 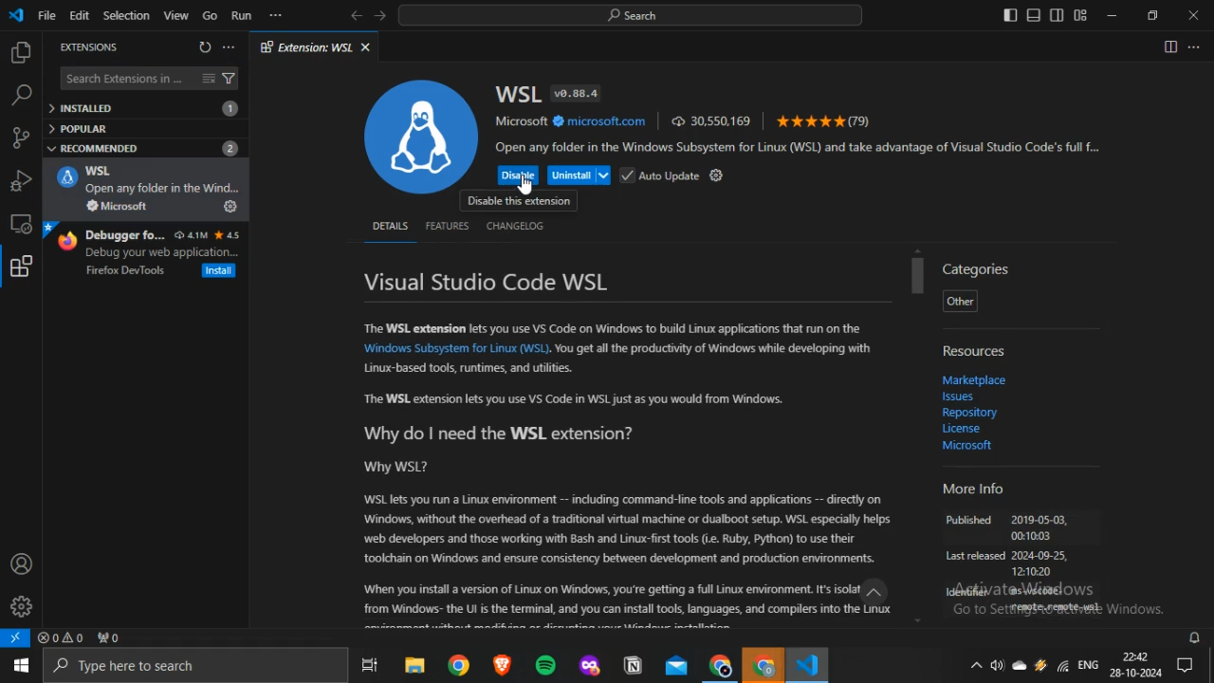 What do you see at coordinates (517, 94) in the screenshot?
I see `WSL` at bounding box center [517, 94].